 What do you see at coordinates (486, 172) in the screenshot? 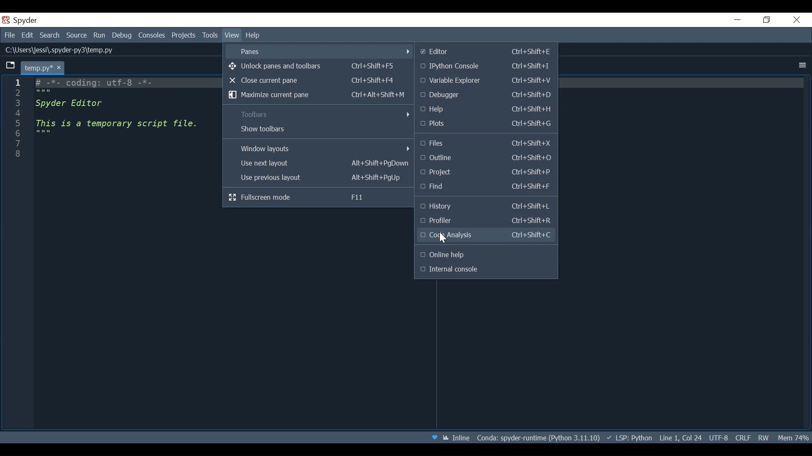
I see `Project` at bounding box center [486, 172].